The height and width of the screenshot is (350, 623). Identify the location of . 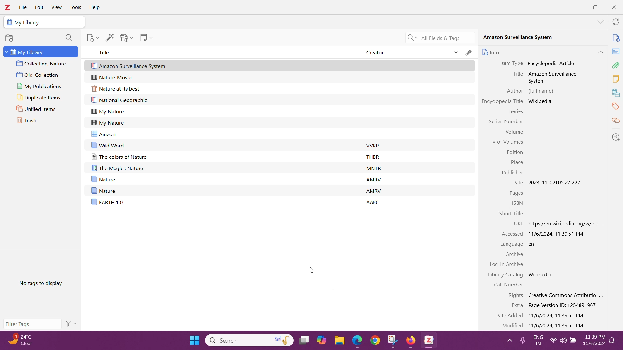
(56, 8).